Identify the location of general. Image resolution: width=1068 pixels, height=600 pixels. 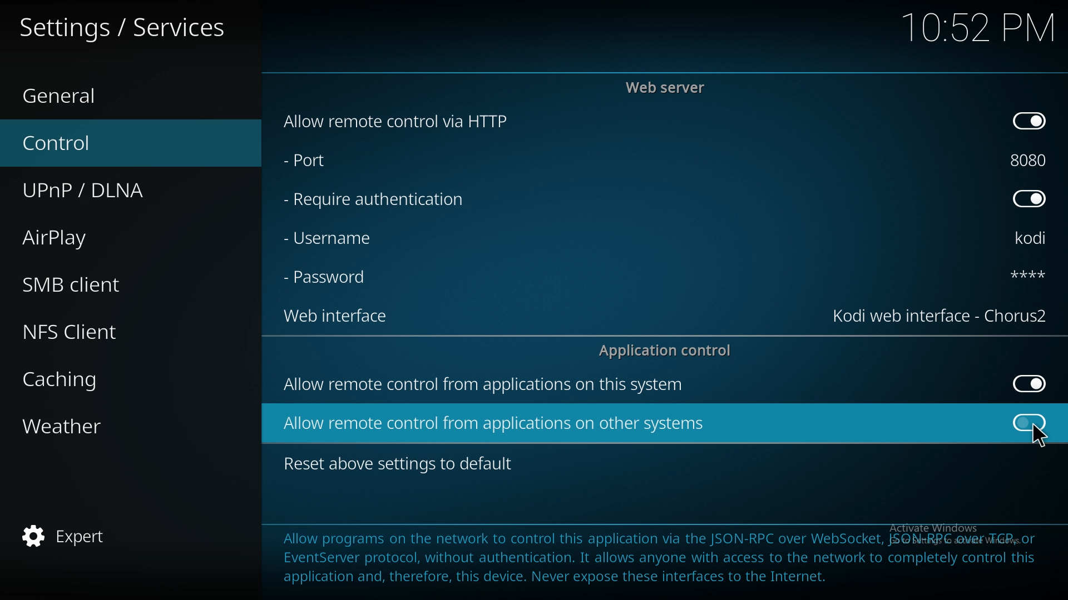
(117, 97).